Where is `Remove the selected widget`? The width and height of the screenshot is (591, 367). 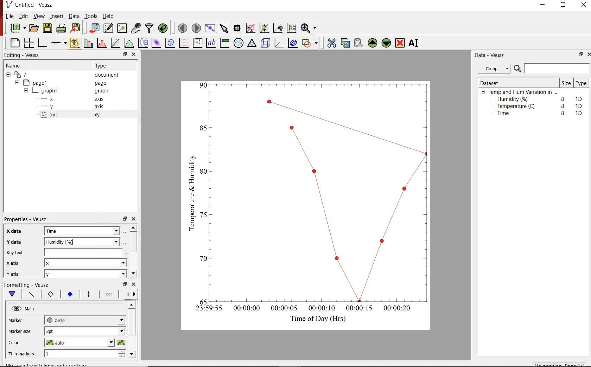
Remove the selected widget is located at coordinates (401, 43).